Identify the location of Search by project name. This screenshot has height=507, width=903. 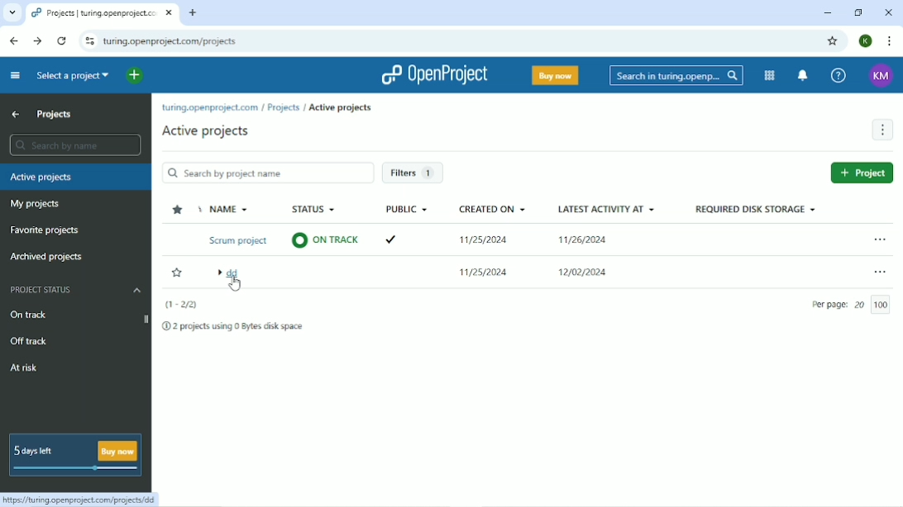
(269, 174).